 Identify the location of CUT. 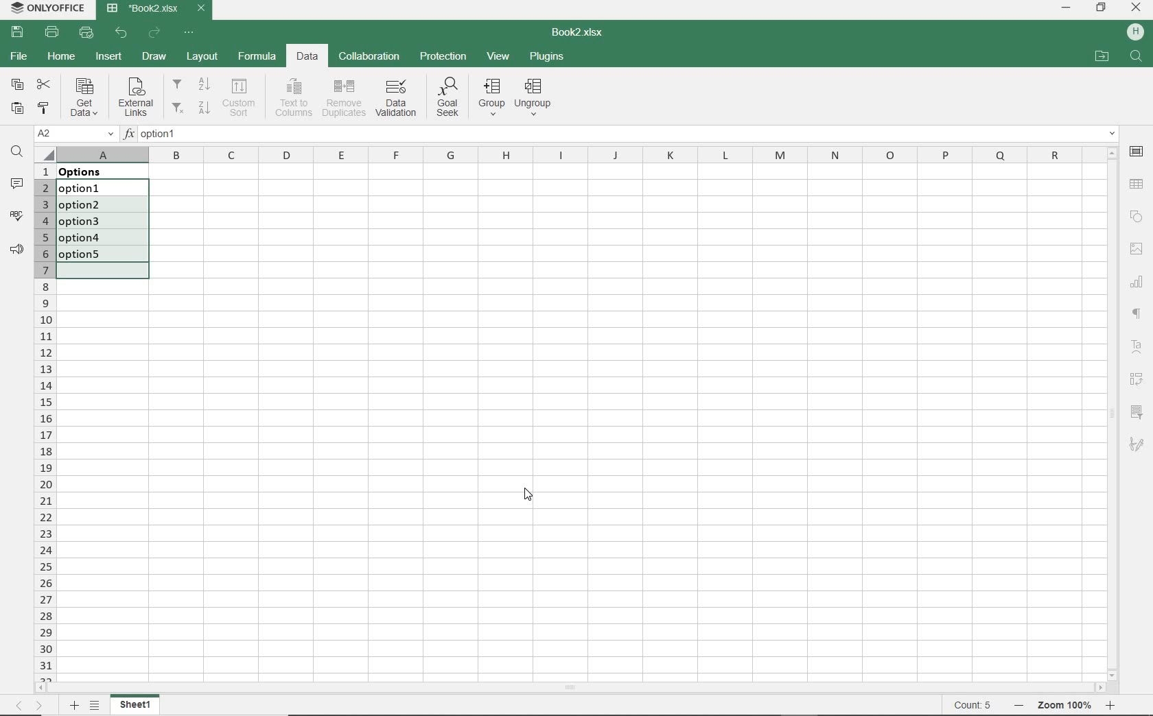
(43, 83).